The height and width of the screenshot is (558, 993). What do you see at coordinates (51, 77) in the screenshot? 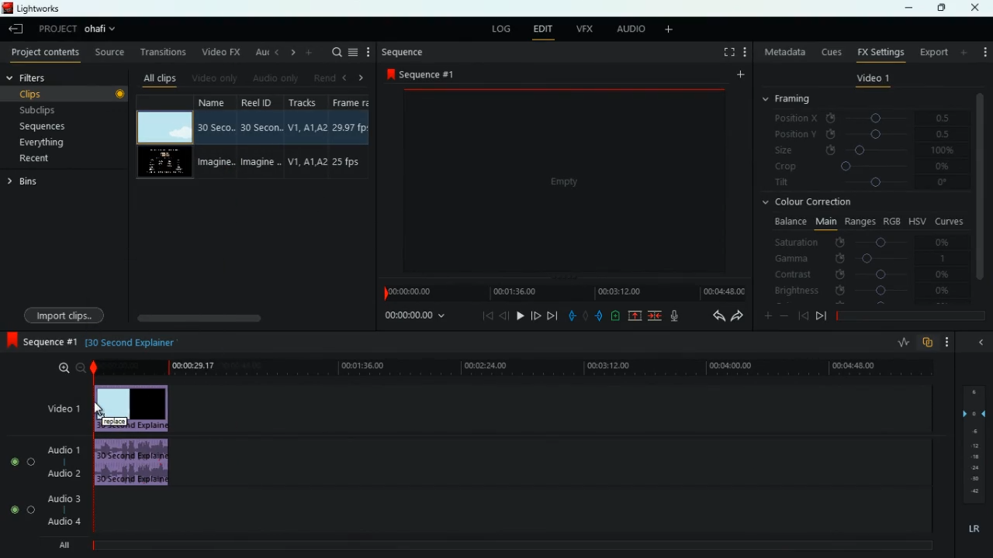
I see `filters` at bounding box center [51, 77].